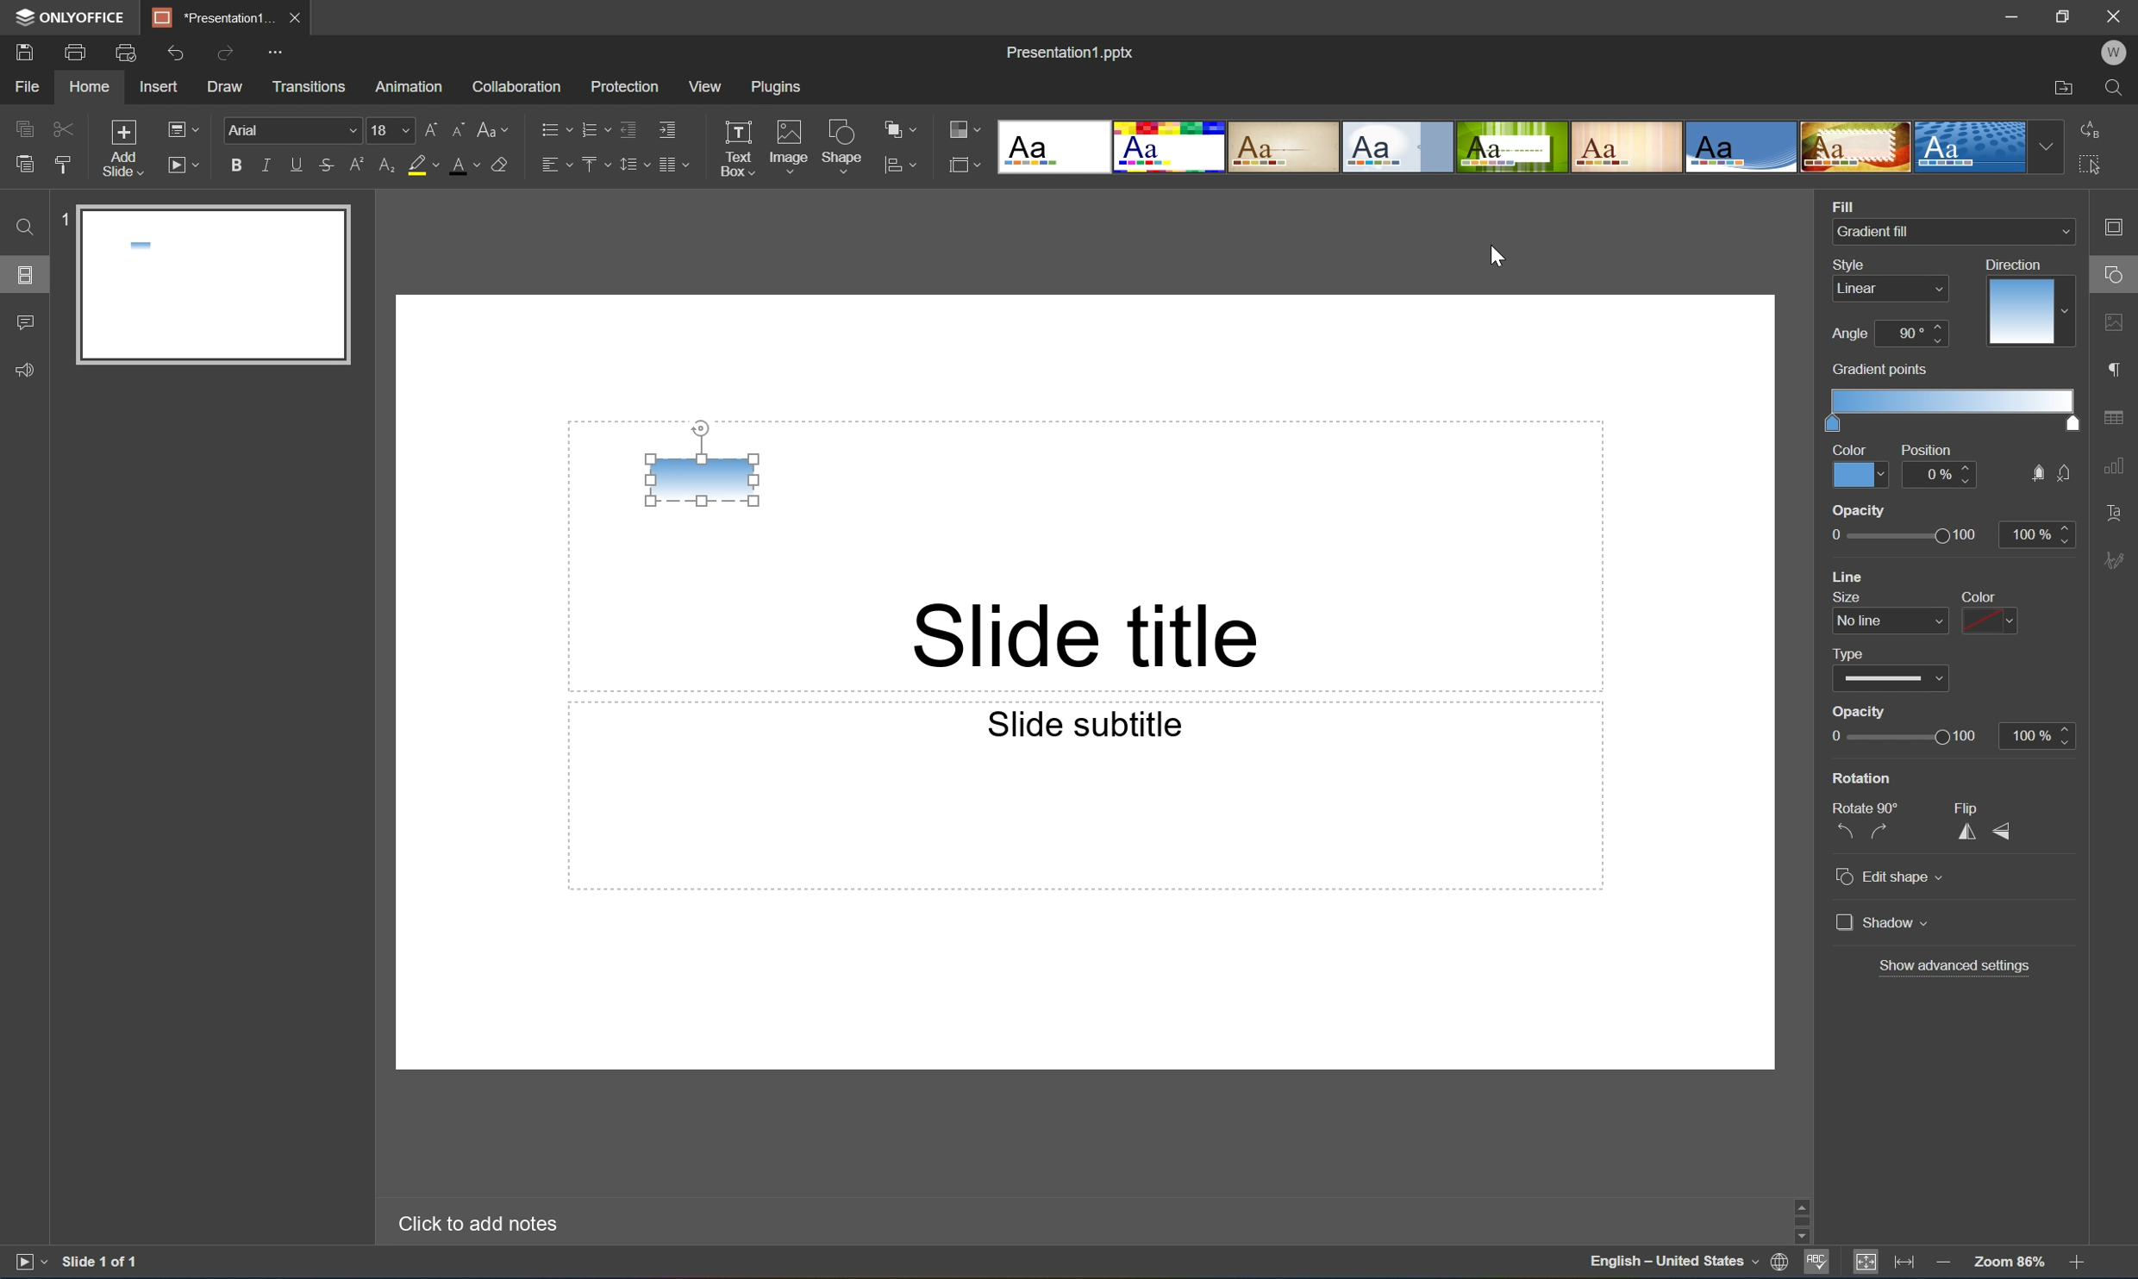 The image size is (2138, 1279). What do you see at coordinates (666, 128) in the screenshot?
I see `Increase indent` at bounding box center [666, 128].